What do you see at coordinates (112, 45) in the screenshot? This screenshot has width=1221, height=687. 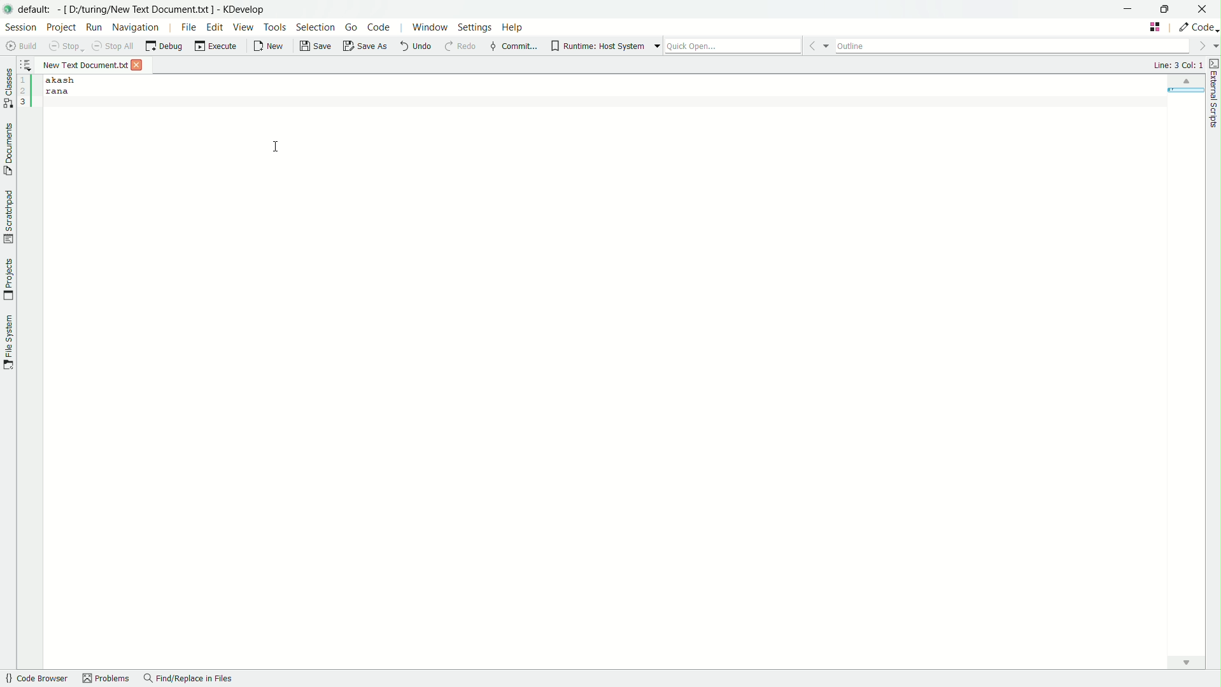 I see `stop all` at bounding box center [112, 45].